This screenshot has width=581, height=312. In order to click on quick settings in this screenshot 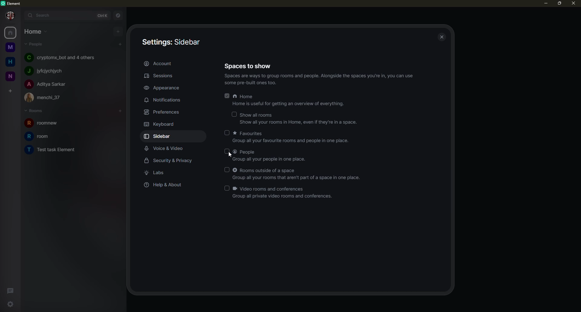, I will do `click(10, 304)`.